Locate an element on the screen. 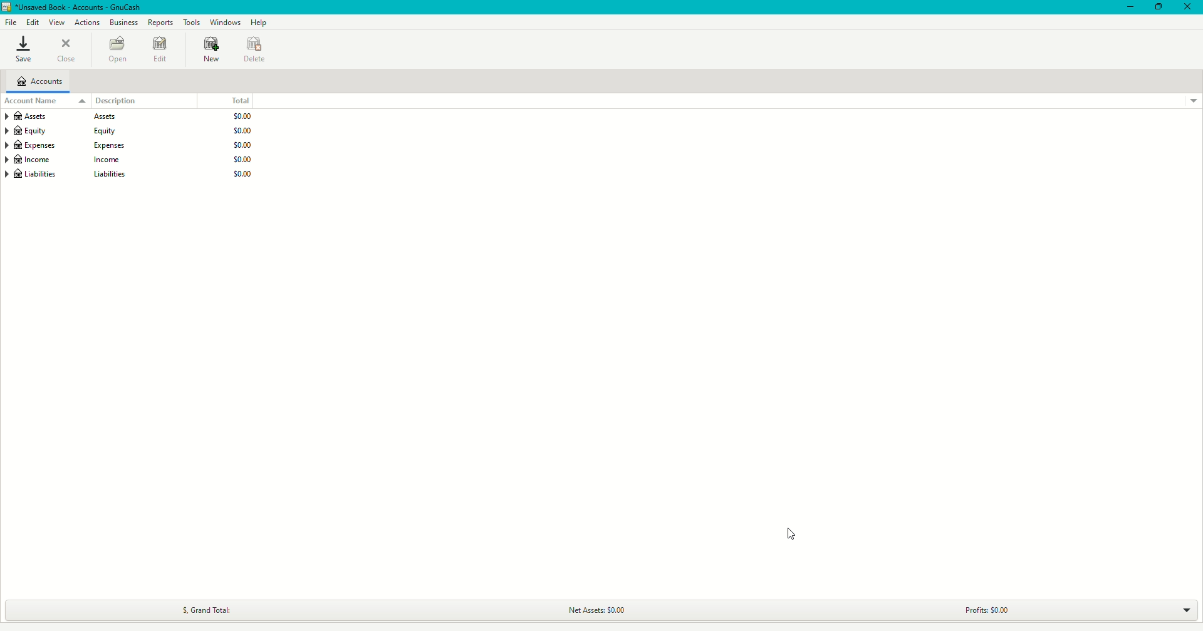 This screenshot has height=631, width=1203. Minimize is located at coordinates (1128, 8).